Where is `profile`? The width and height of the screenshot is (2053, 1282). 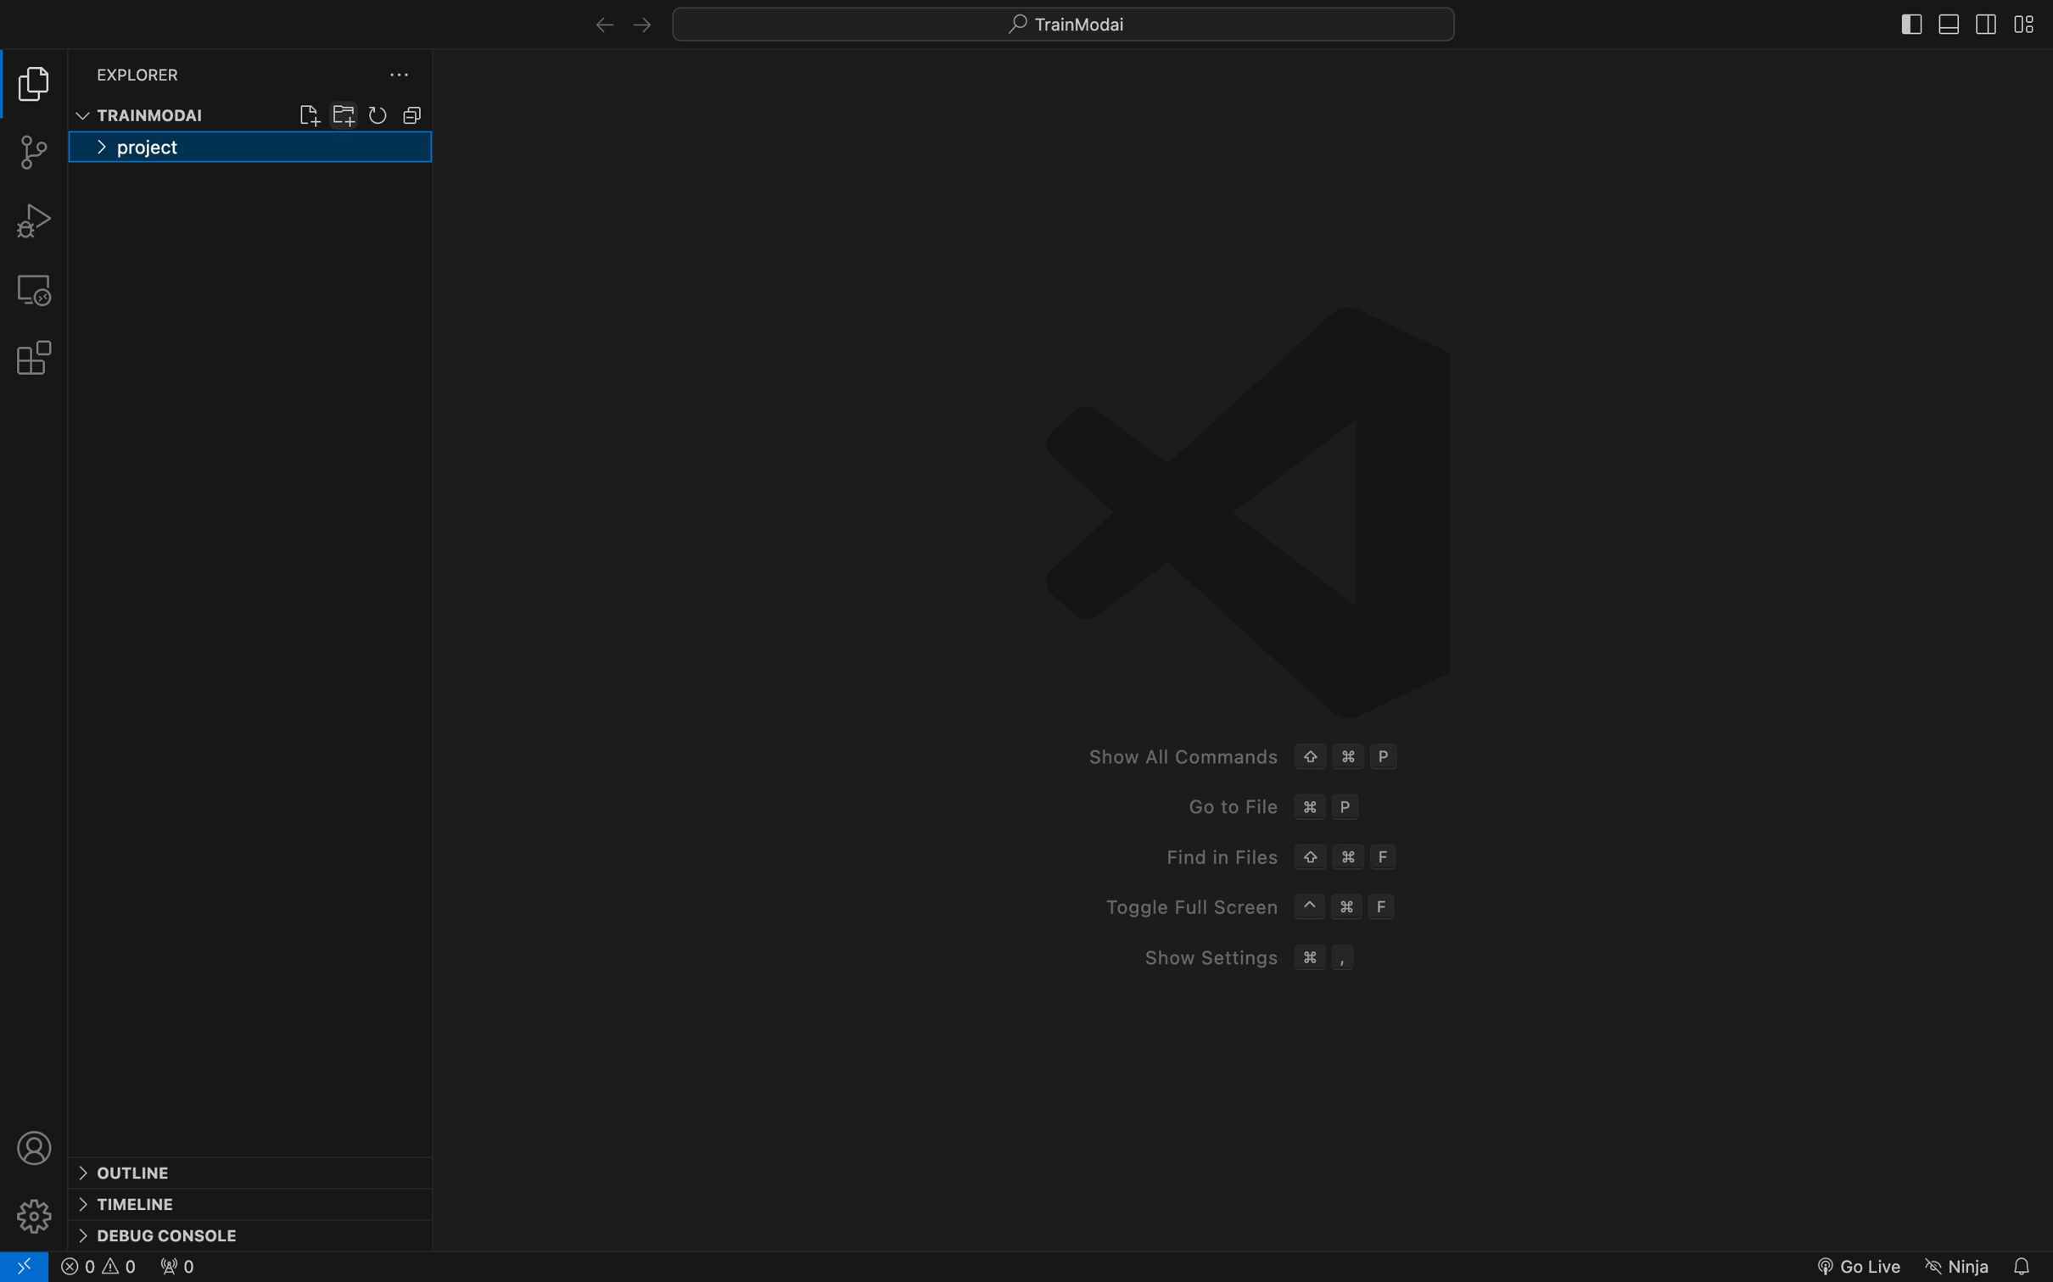 profile is located at coordinates (37, 1146).